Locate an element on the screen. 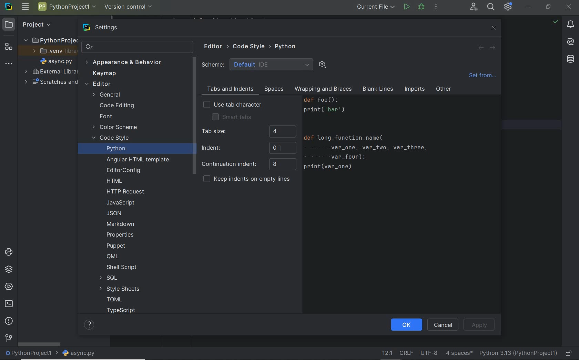  HTTP REQUEST is located at coordinates (126, 192).